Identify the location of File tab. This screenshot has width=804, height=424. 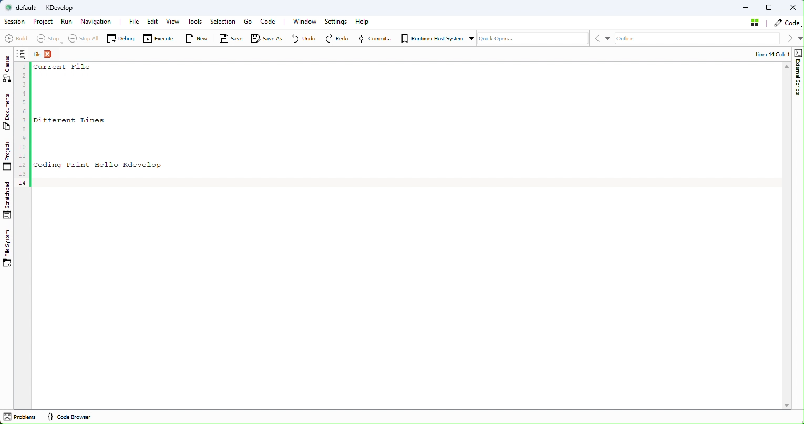
(44, 55).